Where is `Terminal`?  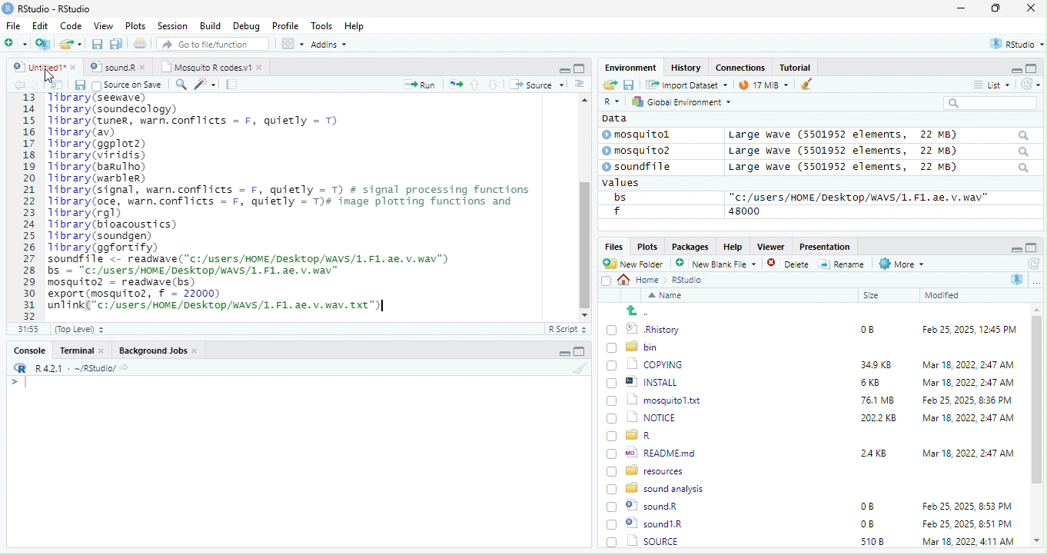 Terminal is located at coordinates (82, 350).